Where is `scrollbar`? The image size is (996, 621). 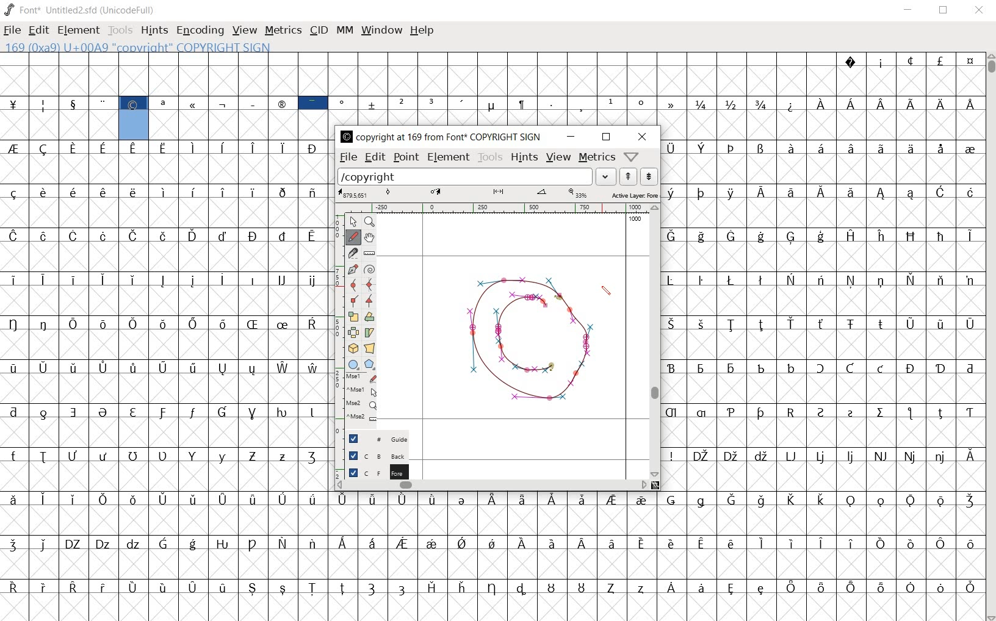
scrollbar is located at coordinates (990, 337).